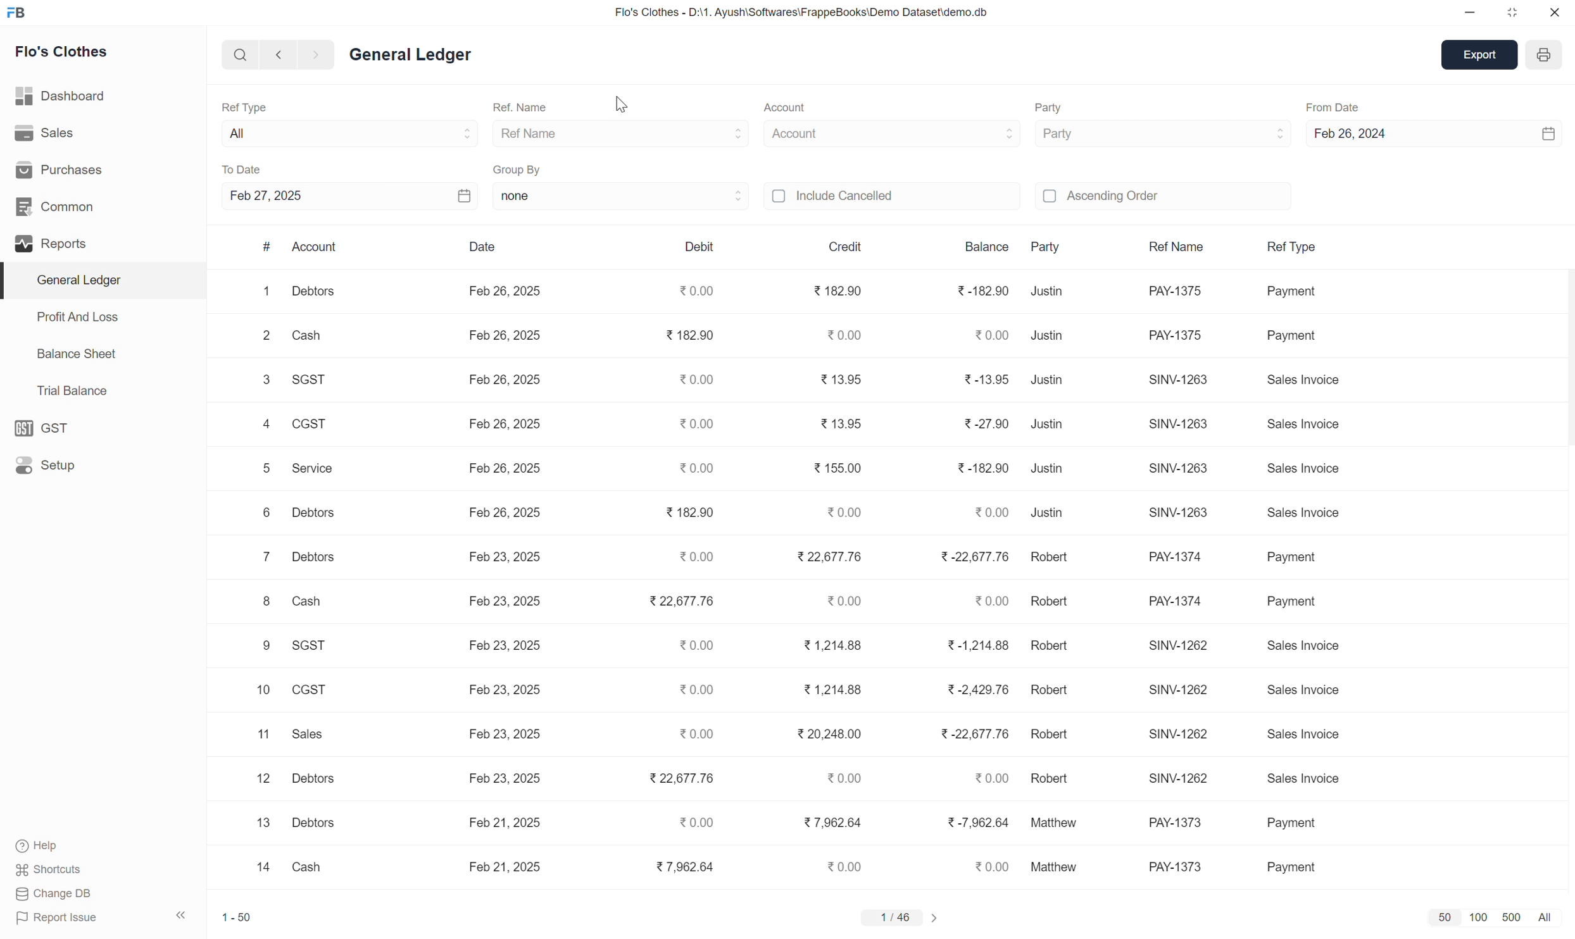 This screenshot has height=939, width=1575. What do you see at coordinates (311, 424) in the screenshot?
I see `cgst` at bounding box center [311, 424].